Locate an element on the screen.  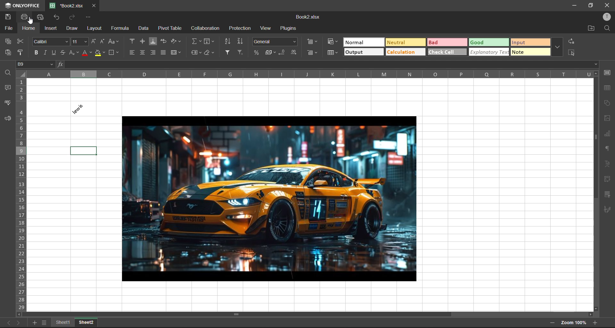
increase decimal is located at coordinates (293, 52).